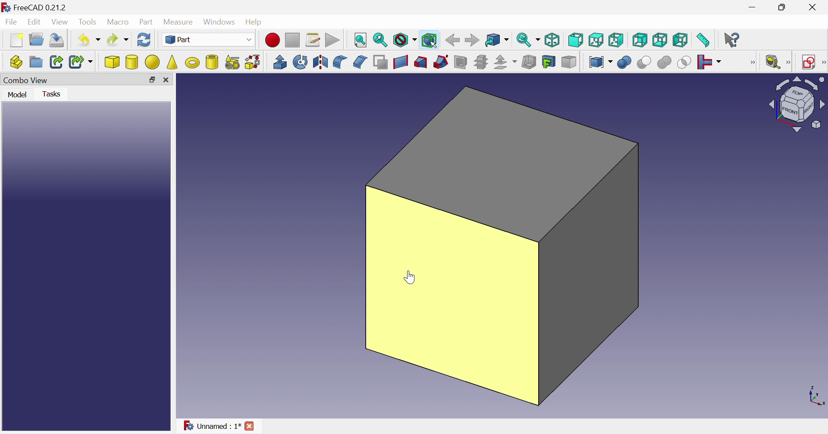 The width and height of the screenshot is (828, 434). I want to click on Chamfer..., so click(359, 61).